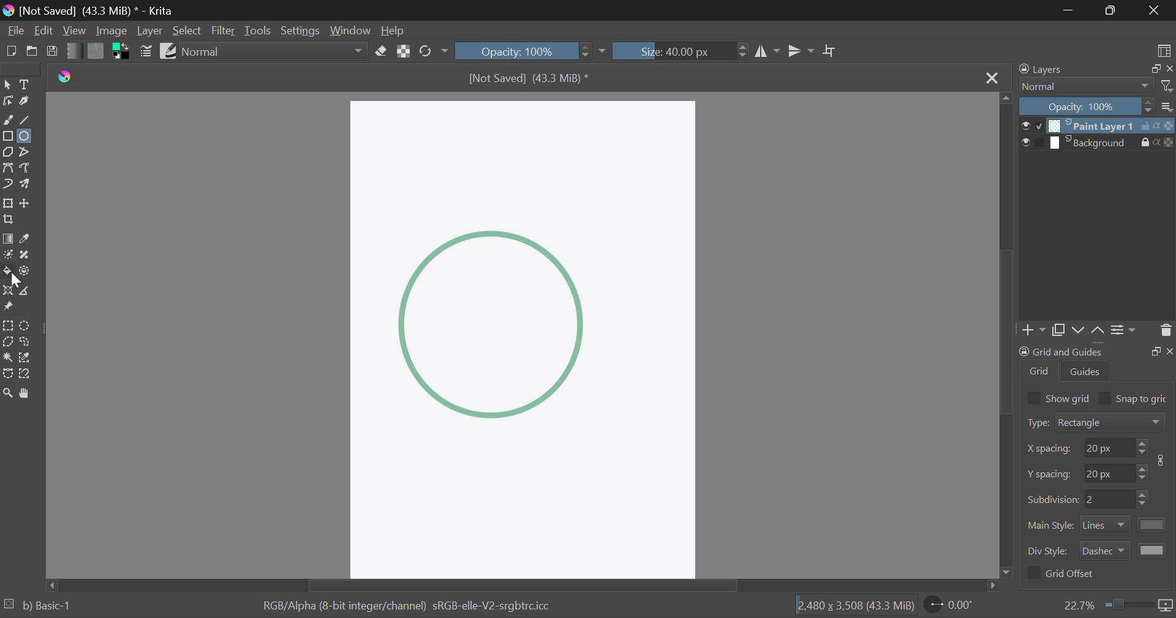 The height and width of the screenshot is (618, 1176). Describe the element at coordinates (9, 135) in the screenshot. I see `Rectangle` at that location.